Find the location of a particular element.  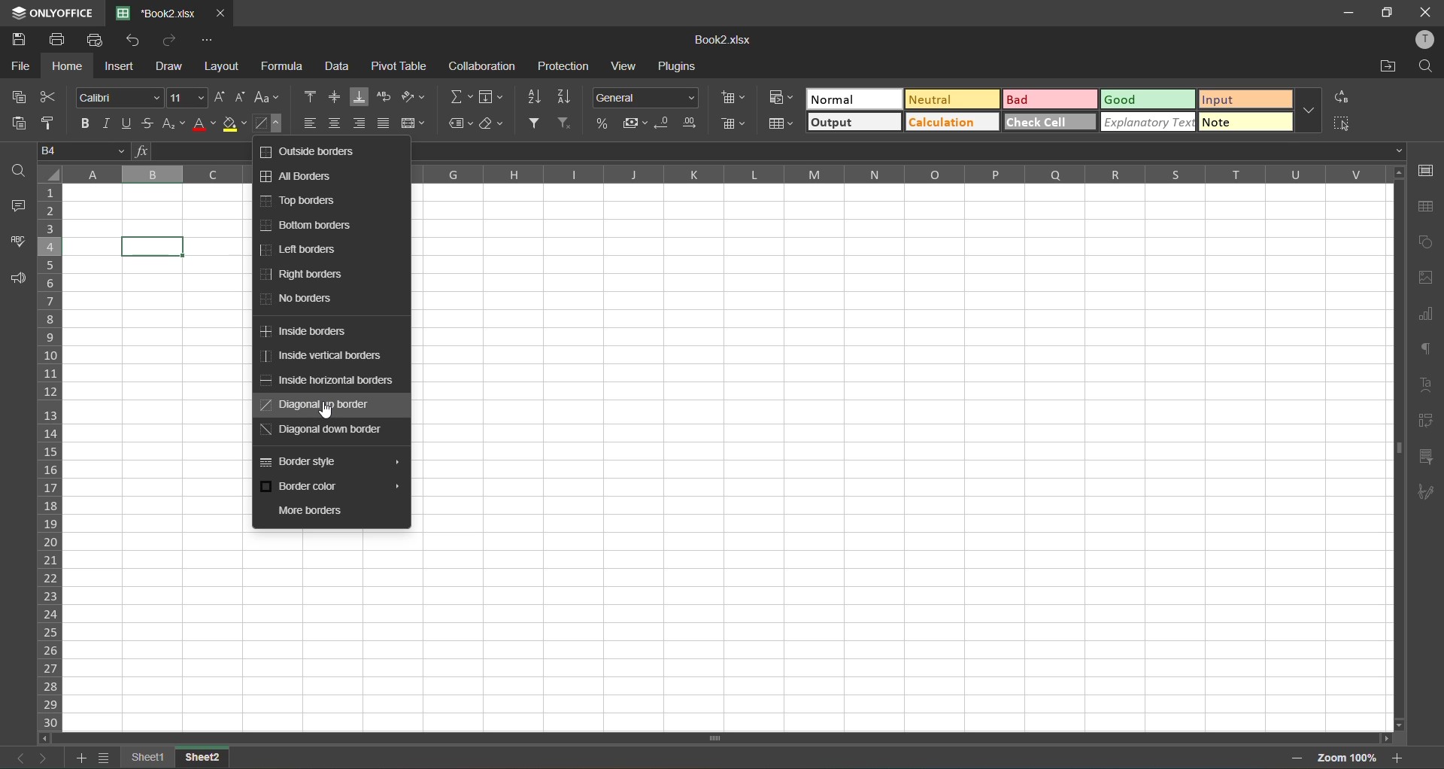

top borders is located at coordinates (306, 200).